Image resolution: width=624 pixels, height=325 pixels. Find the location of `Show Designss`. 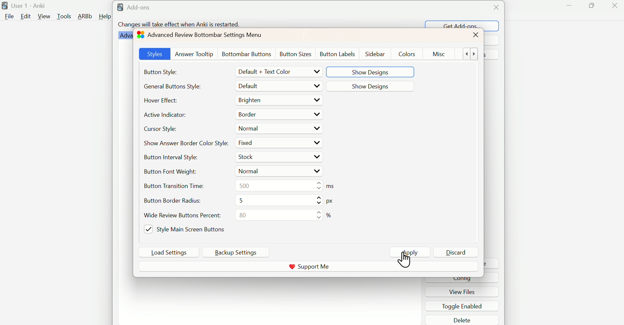

Show Designss is located at coordinates (367, 87).